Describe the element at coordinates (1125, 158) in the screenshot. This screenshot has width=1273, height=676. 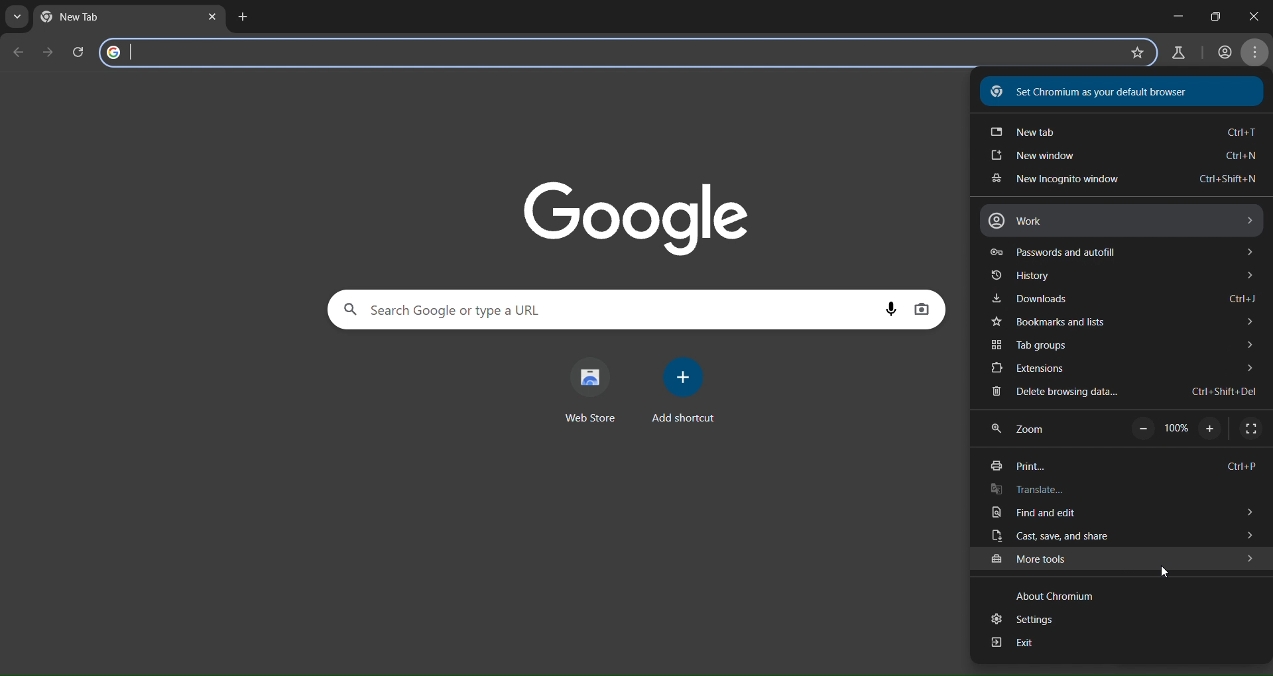
I see `new window` at that location.